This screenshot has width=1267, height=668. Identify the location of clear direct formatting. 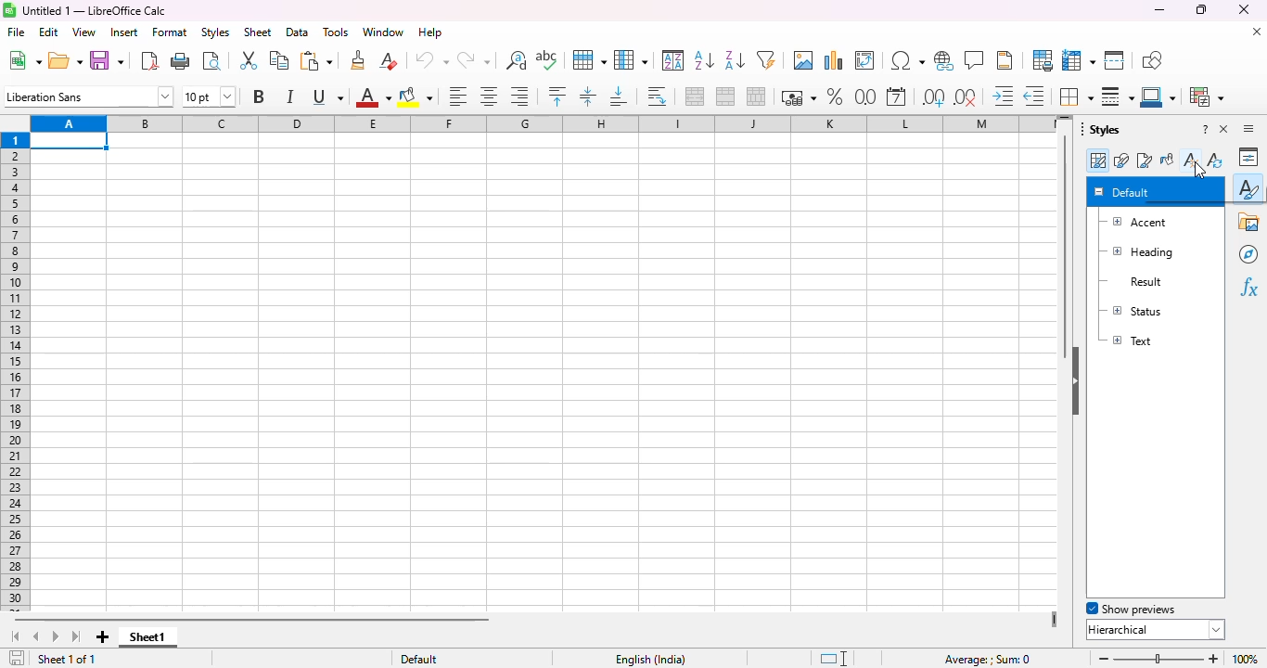
(388, 59).